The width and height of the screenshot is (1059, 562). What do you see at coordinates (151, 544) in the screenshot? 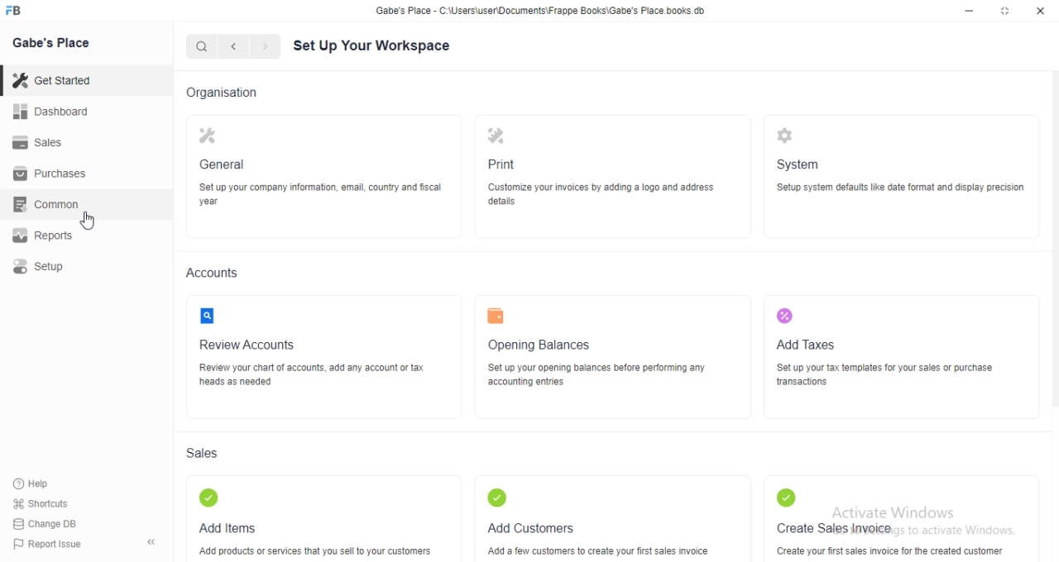
I see `hide` at bounding box center [151, 544].